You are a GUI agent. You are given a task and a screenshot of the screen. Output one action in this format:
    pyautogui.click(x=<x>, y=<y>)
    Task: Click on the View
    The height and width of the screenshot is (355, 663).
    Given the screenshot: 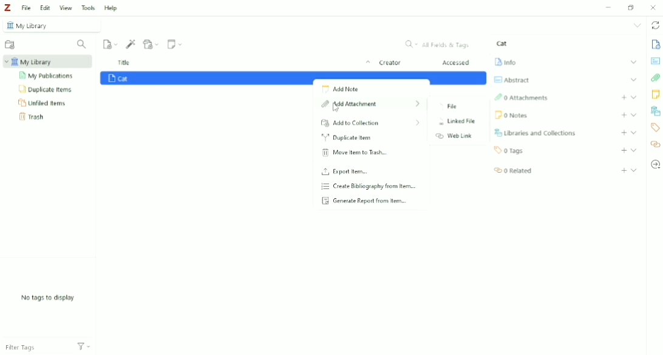 What is the action you would take?
    pyautogui.click(x=66, y=7)
    